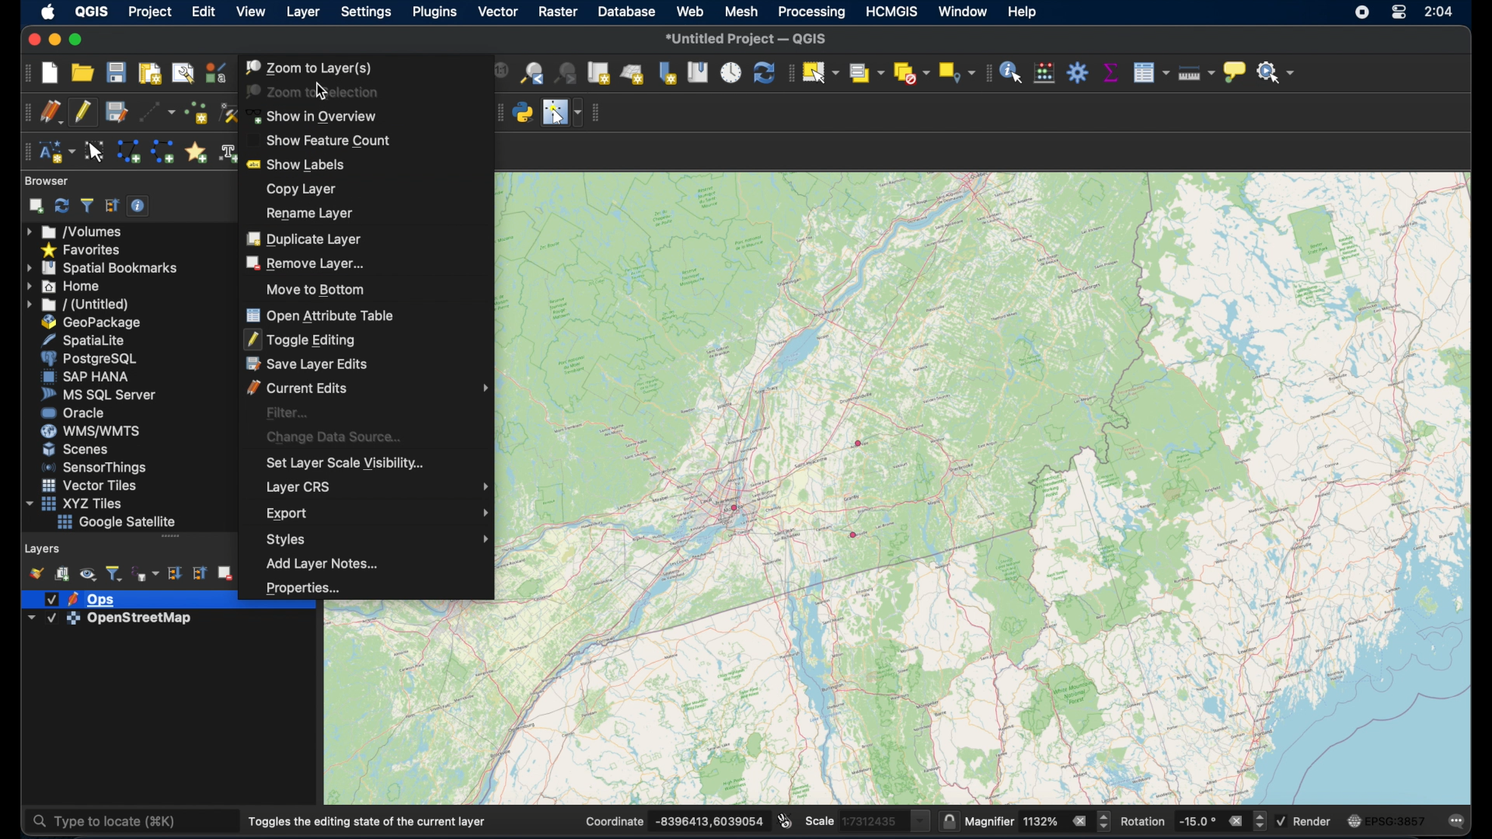 Image resolution: width=1492 pixels, height=839 pixels. What do you see at coordinates (302, 586) in the screenshot?
I see `properties` at bounding box center [302, 586].